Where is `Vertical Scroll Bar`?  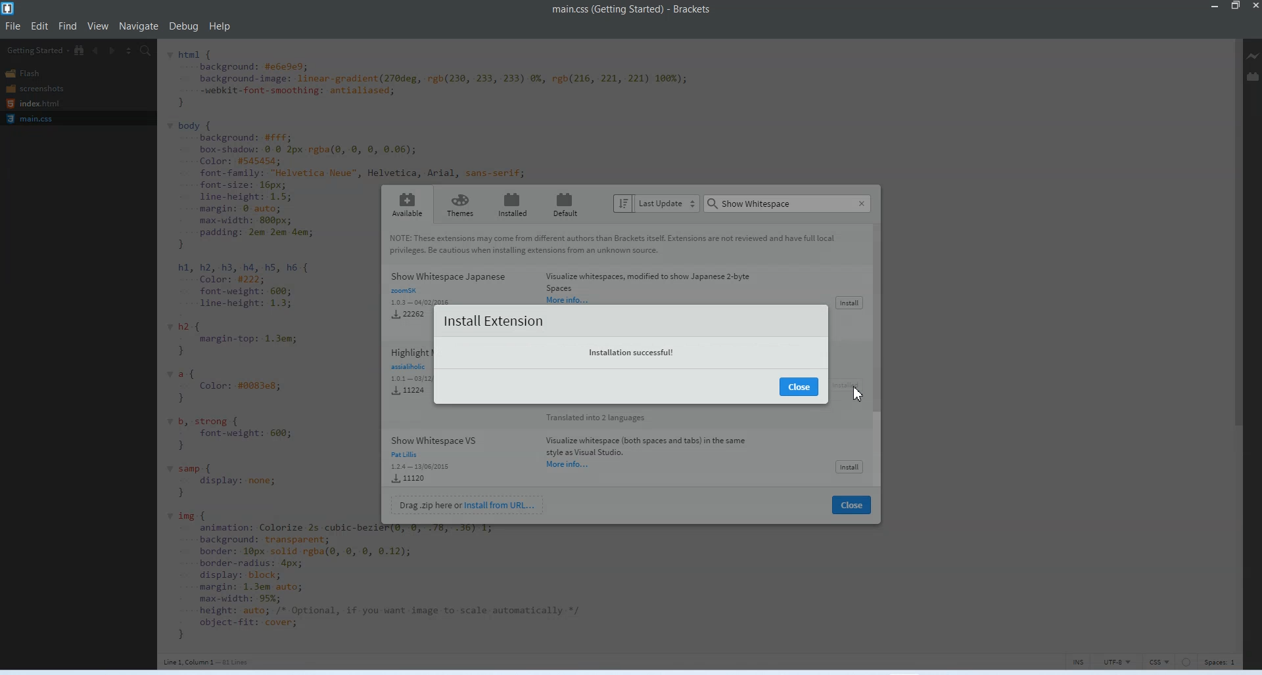
Vertical Scroll Bar is located at coordinates (877, 355).